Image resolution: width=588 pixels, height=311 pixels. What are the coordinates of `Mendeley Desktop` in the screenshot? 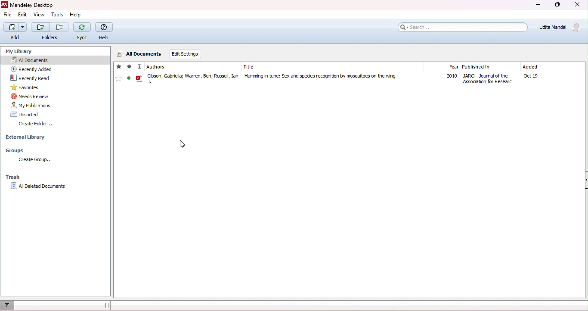 It's located at (31, 5).